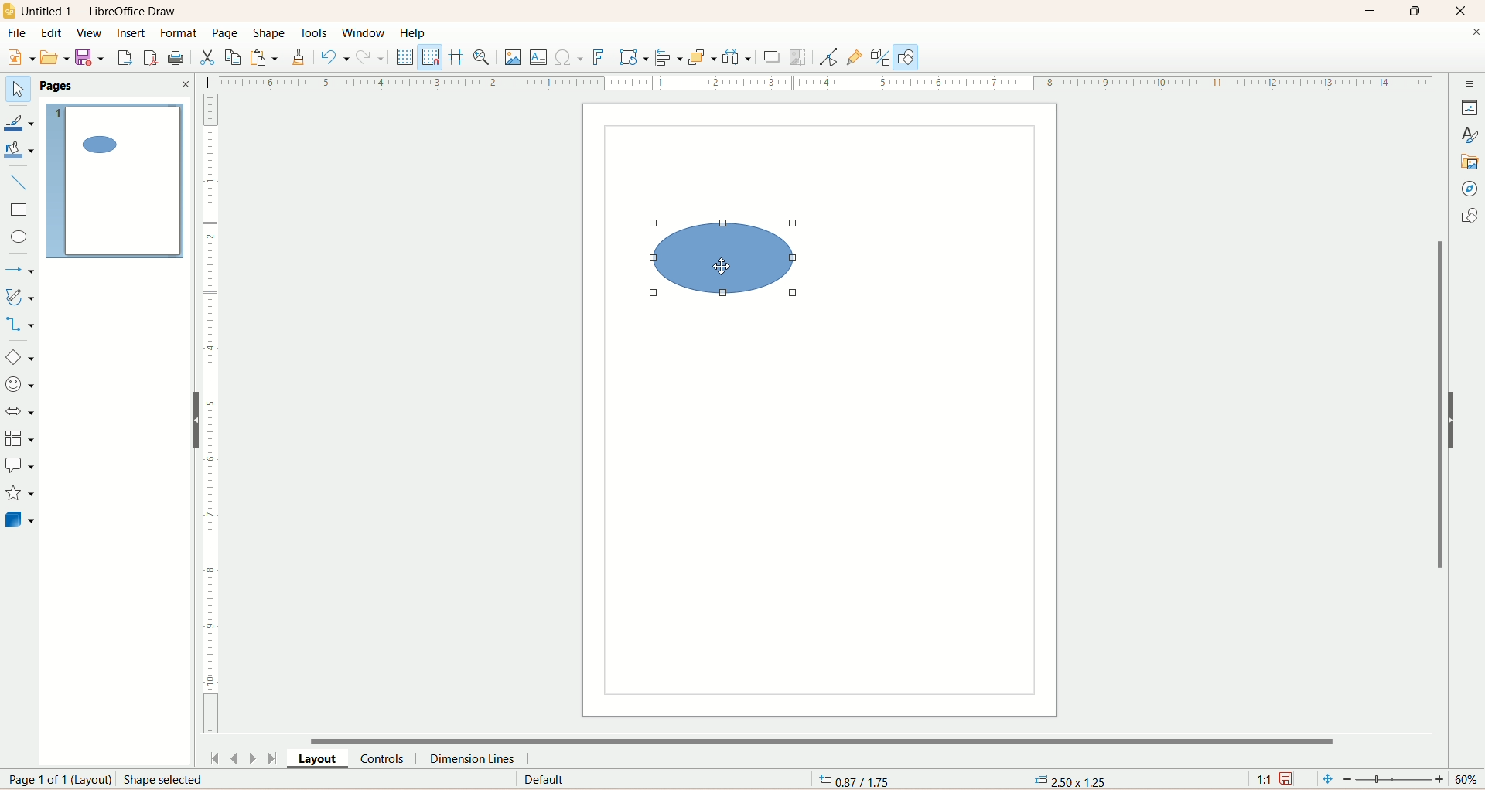 The image size is (1485, 790). I want to click on symbol shapes, so click(19, 386).